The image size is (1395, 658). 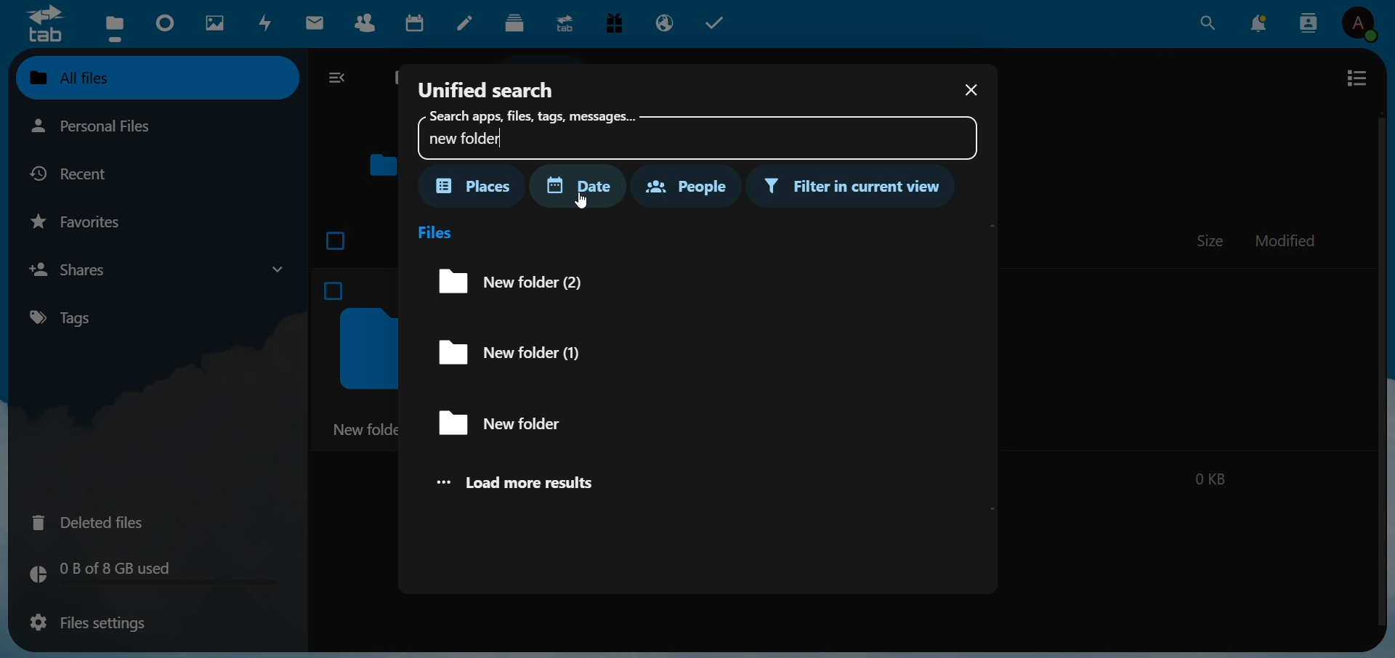 What do you see at coordinates (1379, 367) in the screenshot?
I see `scroll bar` at bounding box center [1379, 367].